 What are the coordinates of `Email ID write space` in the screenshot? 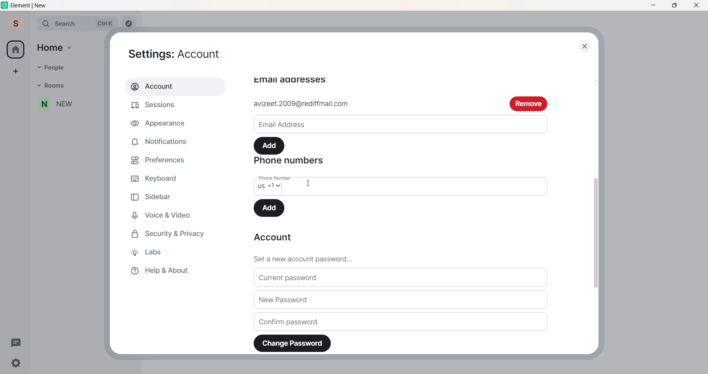 It's located at (400, 123).